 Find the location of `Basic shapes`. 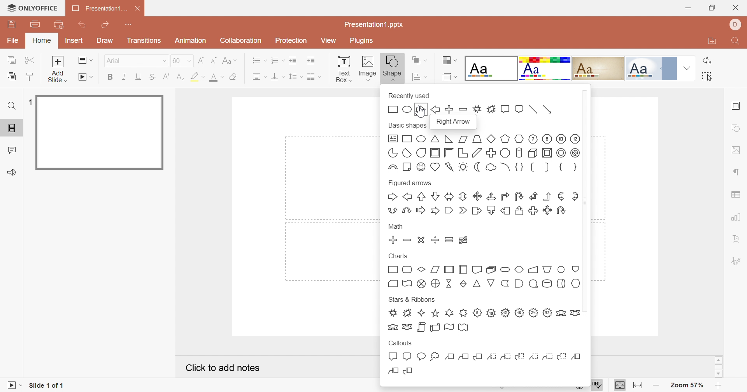

Basic shapes is located at coordinates (407, 126).